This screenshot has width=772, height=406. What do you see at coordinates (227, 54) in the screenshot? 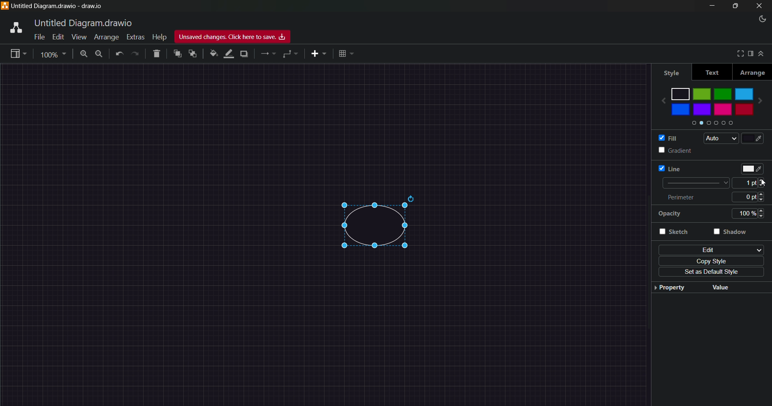
I see `line color` at bounding box center [227, 54].